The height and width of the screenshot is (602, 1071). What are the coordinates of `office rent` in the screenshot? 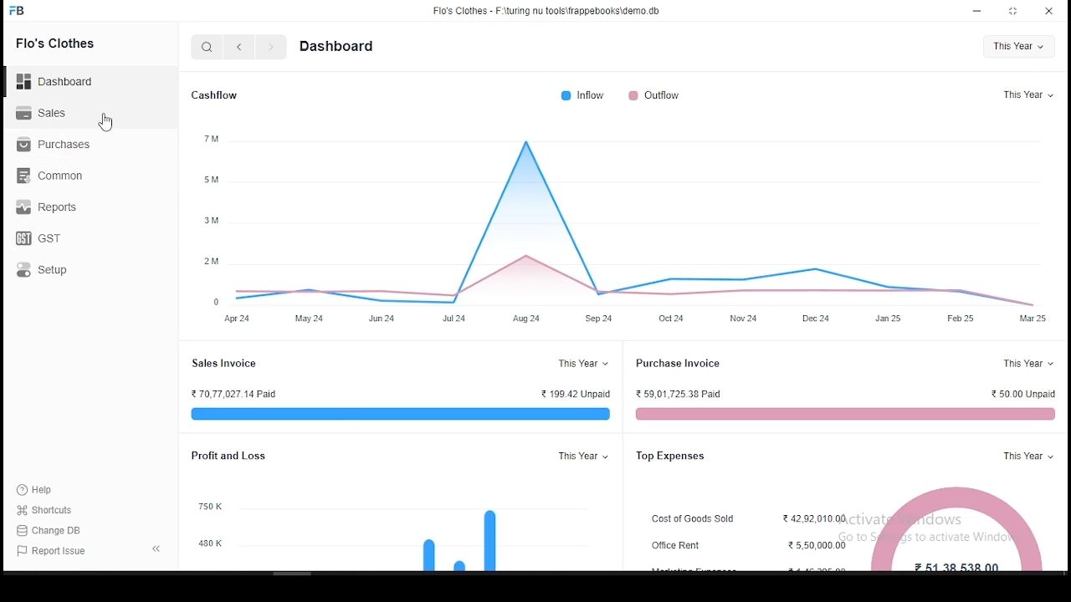 It's located at (681, 548).